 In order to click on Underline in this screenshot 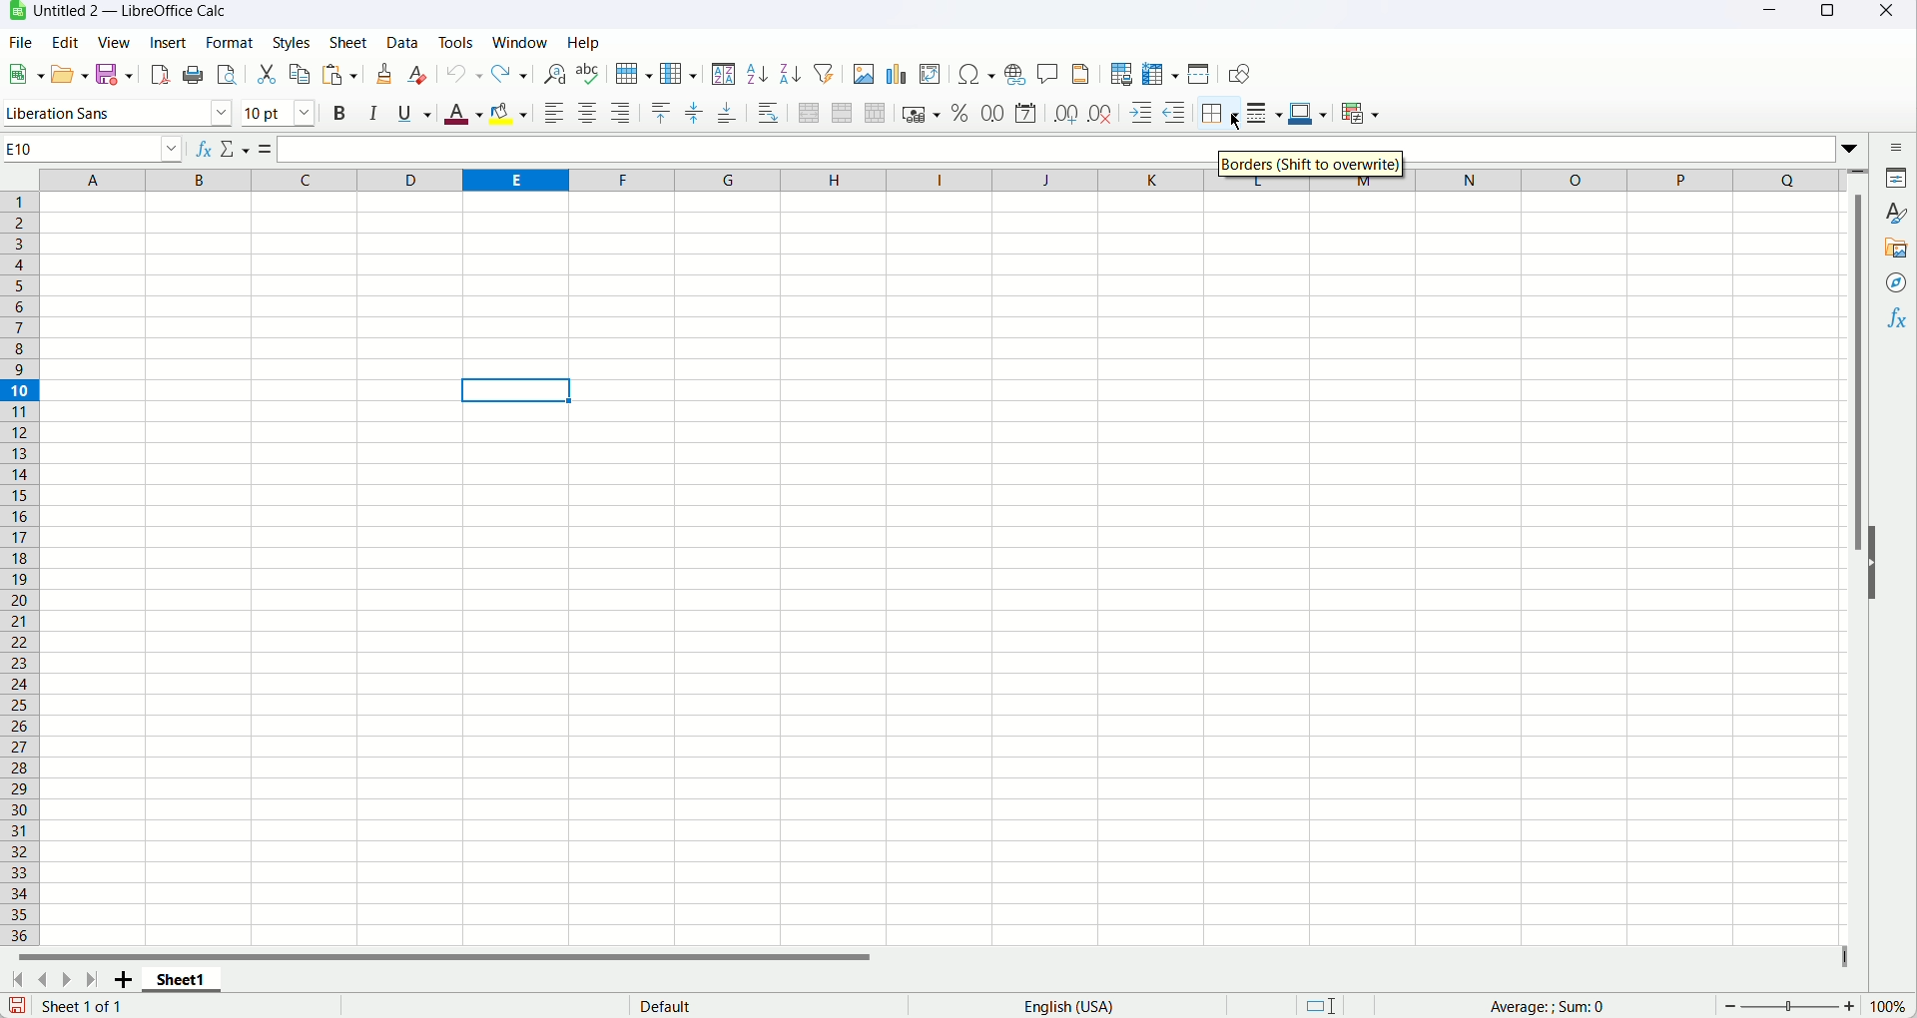, I will do `click(414, 114)`.